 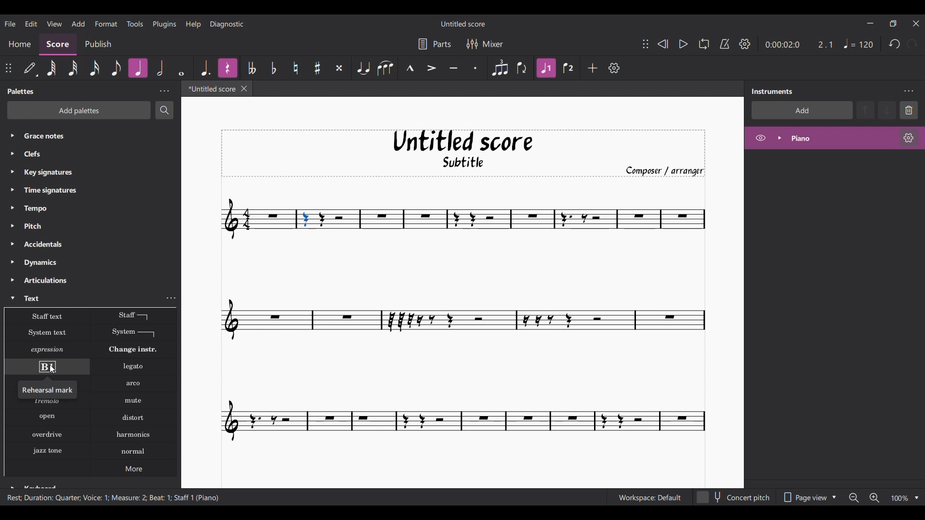 What do you see at coordinates (908, 91) in the screenshot?
I see `Instrument settings` at bounding box center [908, 91].